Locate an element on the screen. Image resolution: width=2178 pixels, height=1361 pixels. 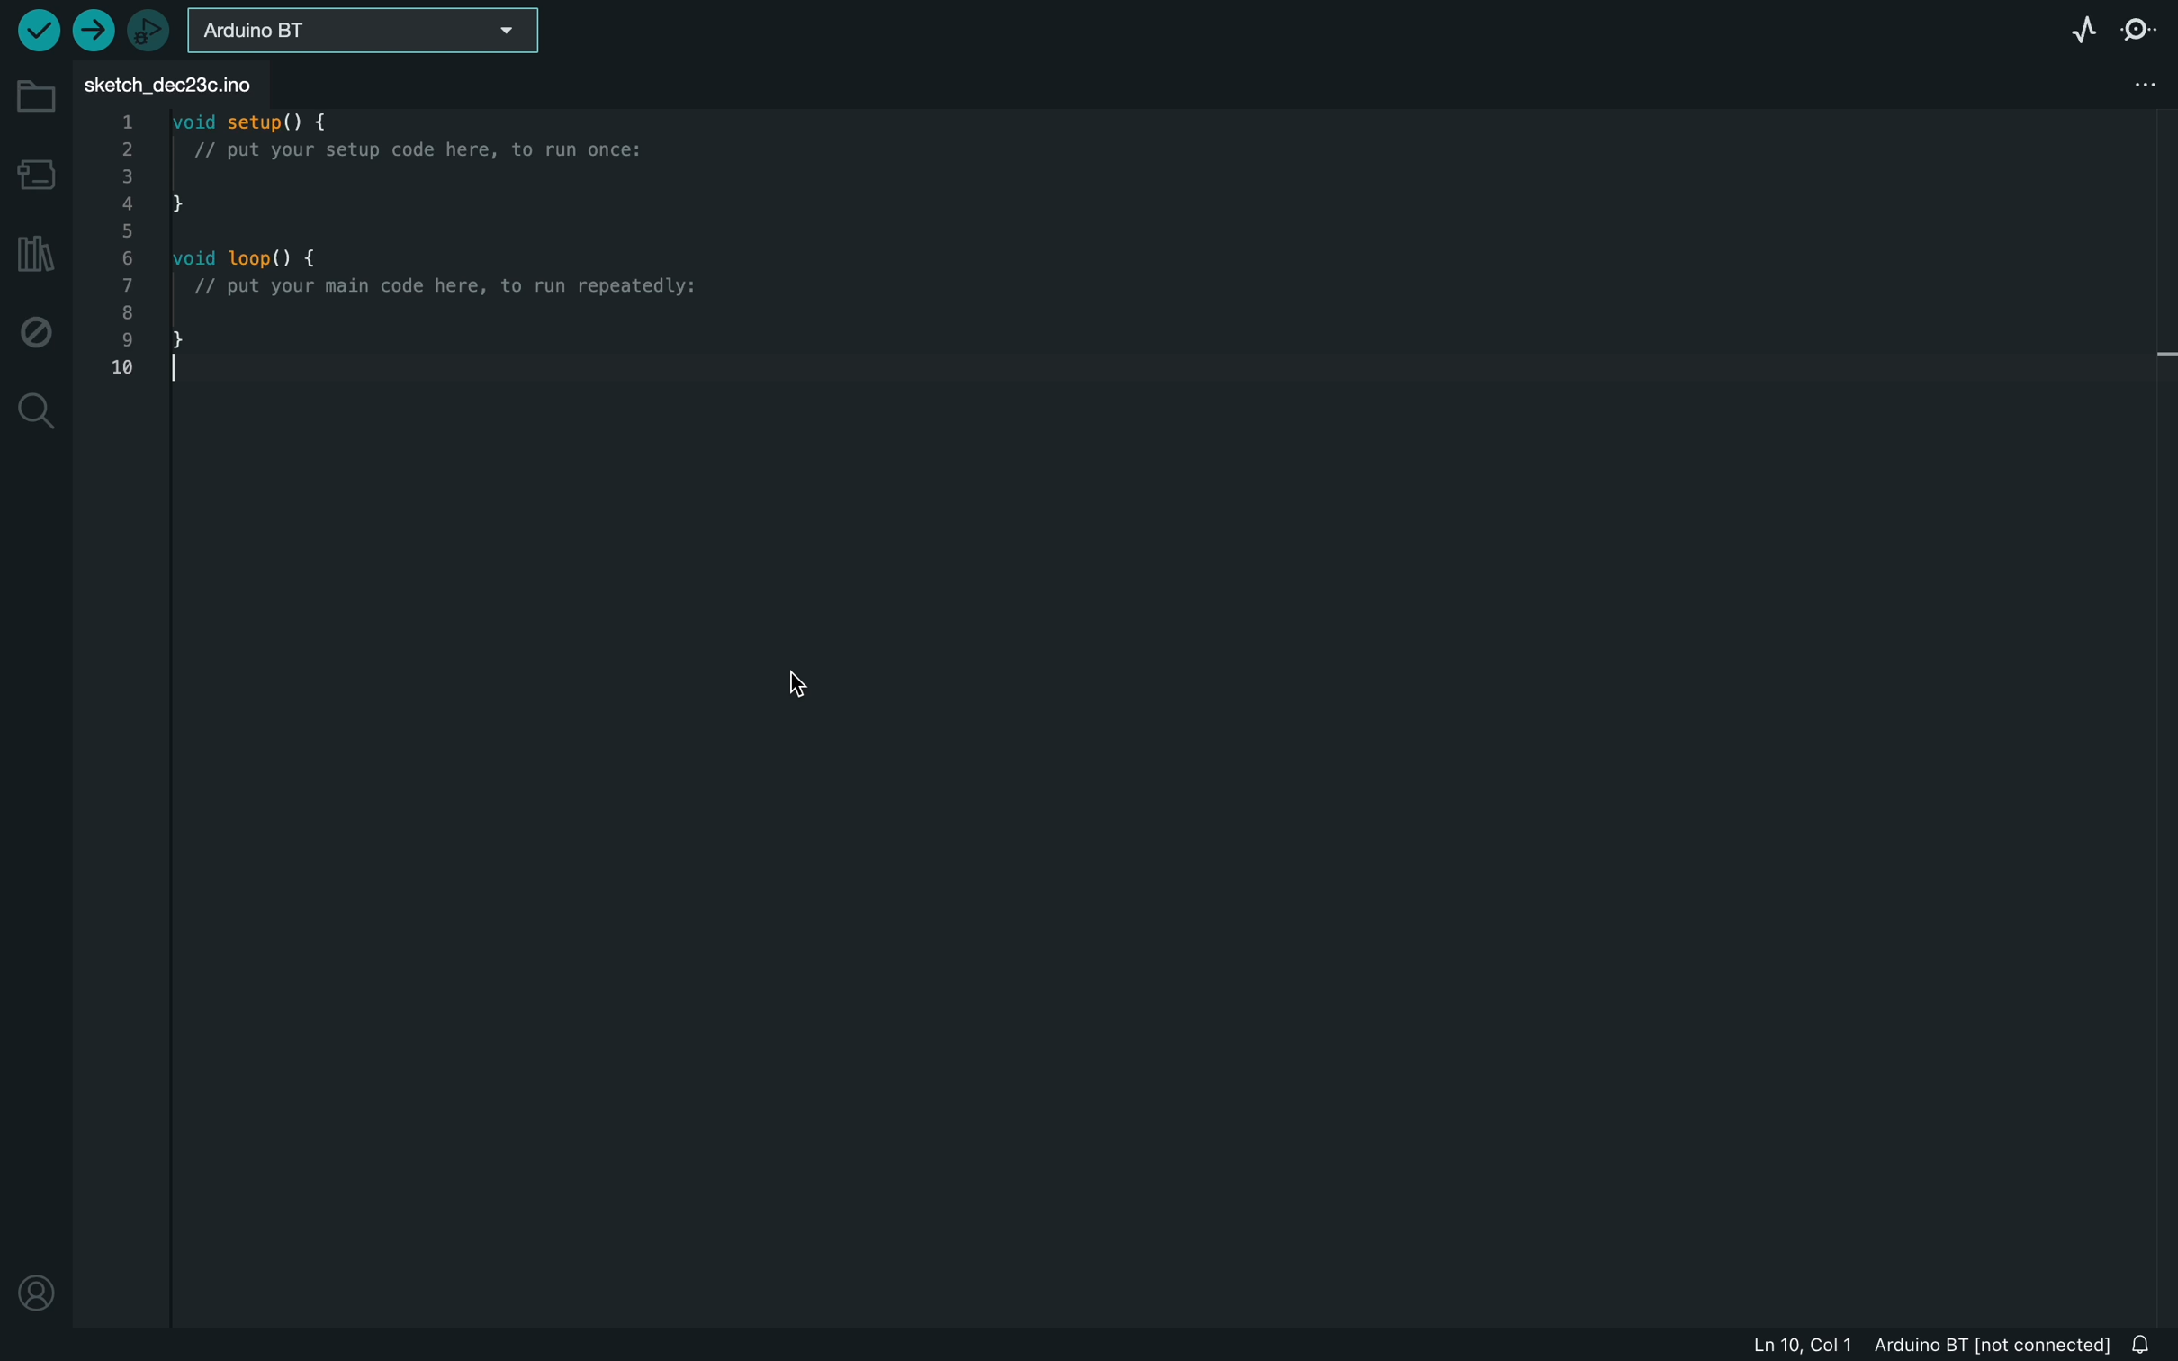
verify is located at coordinates (35, 30).